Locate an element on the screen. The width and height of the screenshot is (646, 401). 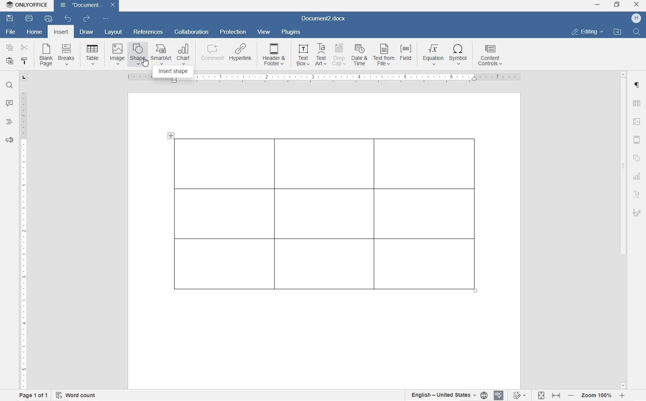
FIELD is located at coordinates (408, 56).